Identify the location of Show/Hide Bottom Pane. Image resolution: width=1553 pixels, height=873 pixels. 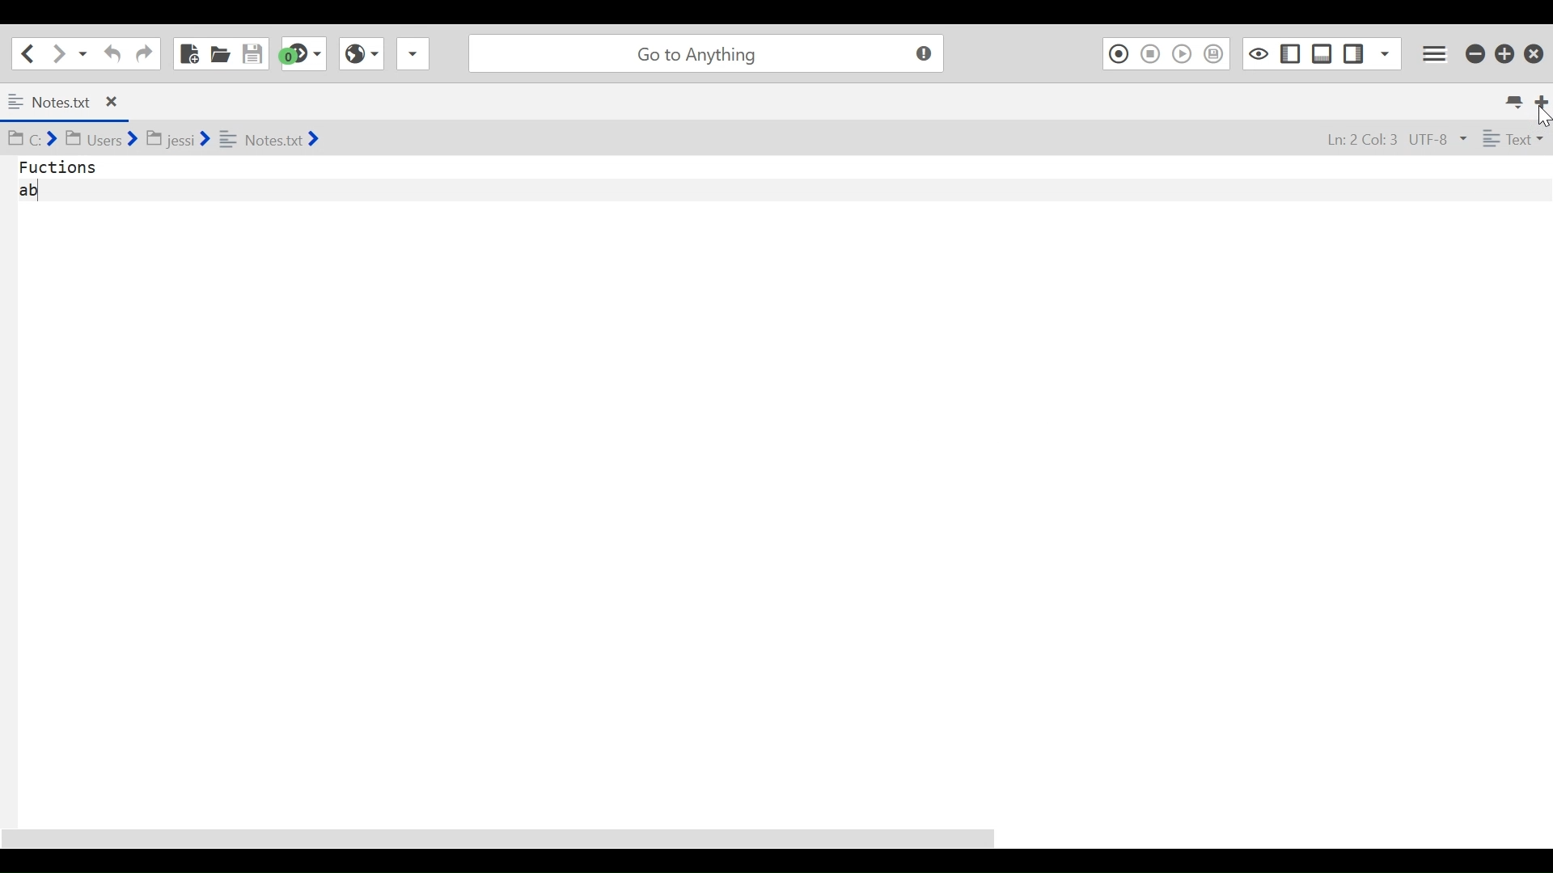
(1323, 53).